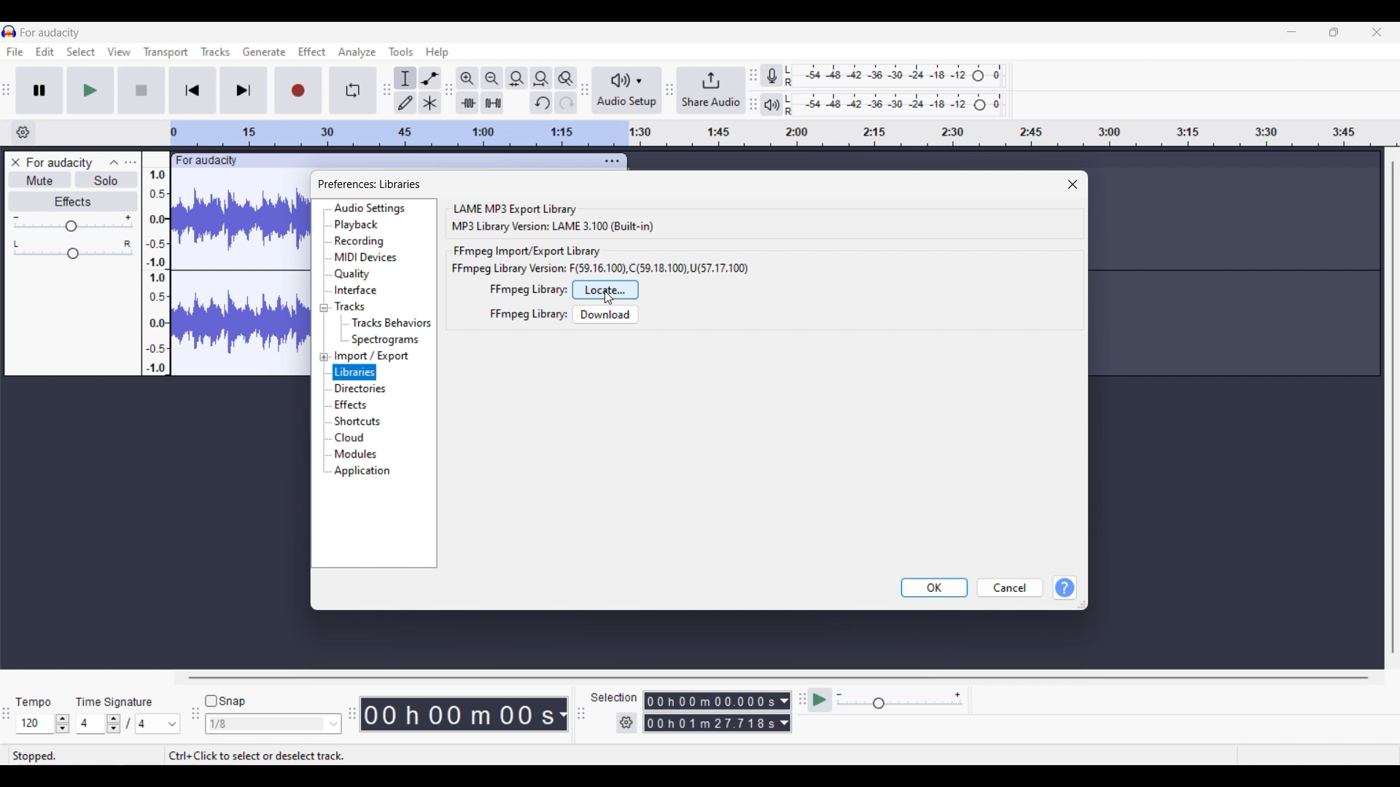 This screenshot has width=1400, height=787. Describe the element at coordinates (529, 251) in the screenshot. I see `FFmpeg import/export library` at that location.